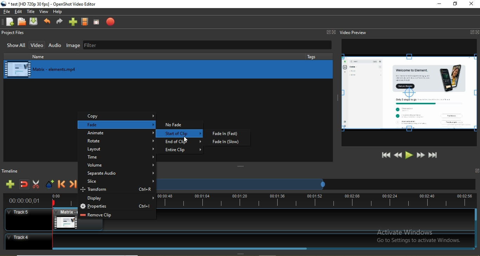 Image resolution: width=480 pixels, height=256 pixels. I want to click on volume, so click(118, 166).